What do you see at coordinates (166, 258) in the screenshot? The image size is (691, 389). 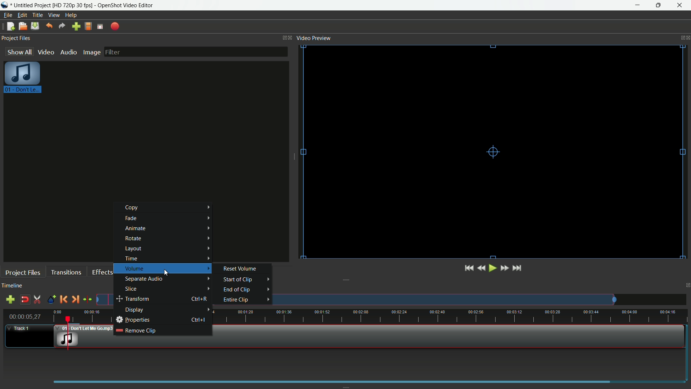 I see `time` at bounding box center [166, 258].